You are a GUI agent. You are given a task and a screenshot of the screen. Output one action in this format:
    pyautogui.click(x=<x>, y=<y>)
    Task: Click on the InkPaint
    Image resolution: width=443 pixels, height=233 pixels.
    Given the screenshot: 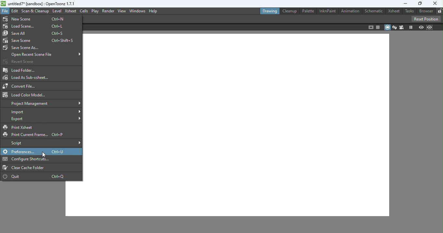 What is the action you would take?
    pyautogui.click(x=328, y=11)
    